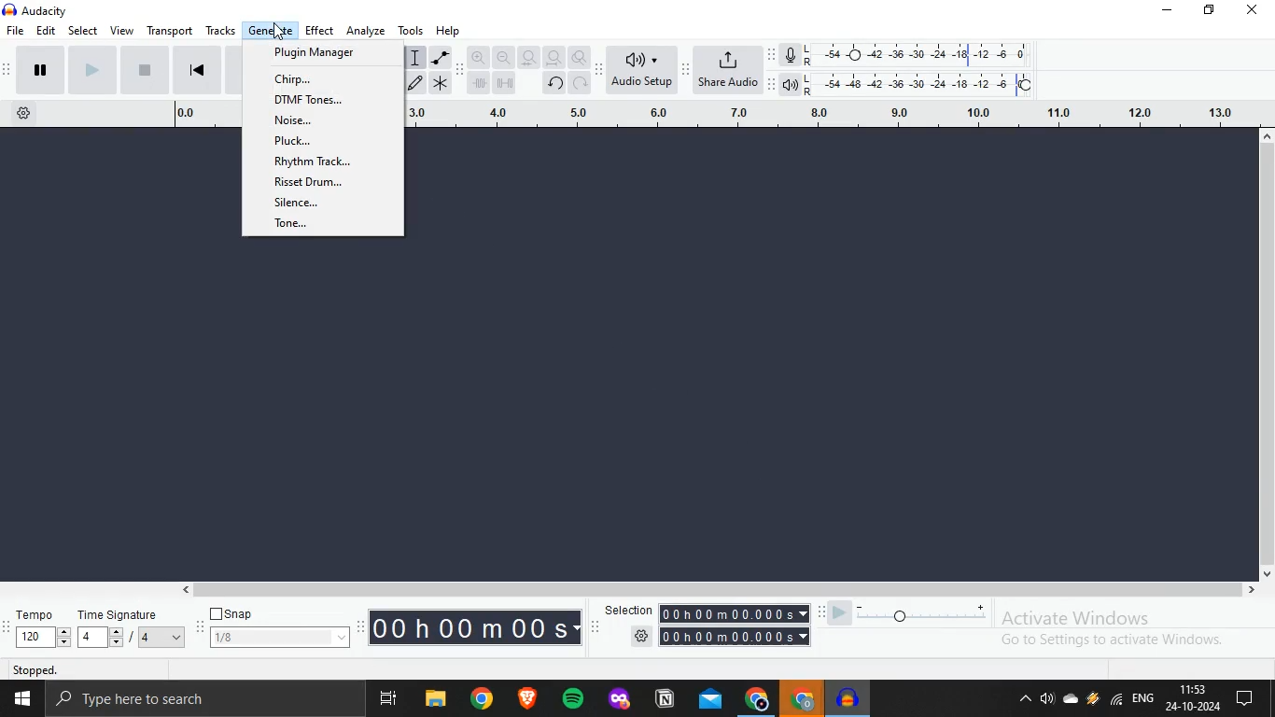 Image resolution: width=1275 pixels, height=717 pixels. What do you see at coordinates (21, 699) in the screenshot?
I see `Window` at bounding box center [21, 699].